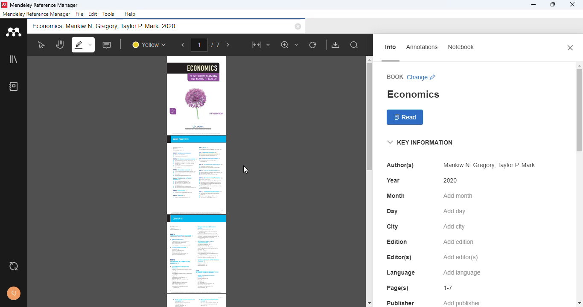 The height and width of the screenshot is (307, 583). I want to click on add day, so click(455, 211).